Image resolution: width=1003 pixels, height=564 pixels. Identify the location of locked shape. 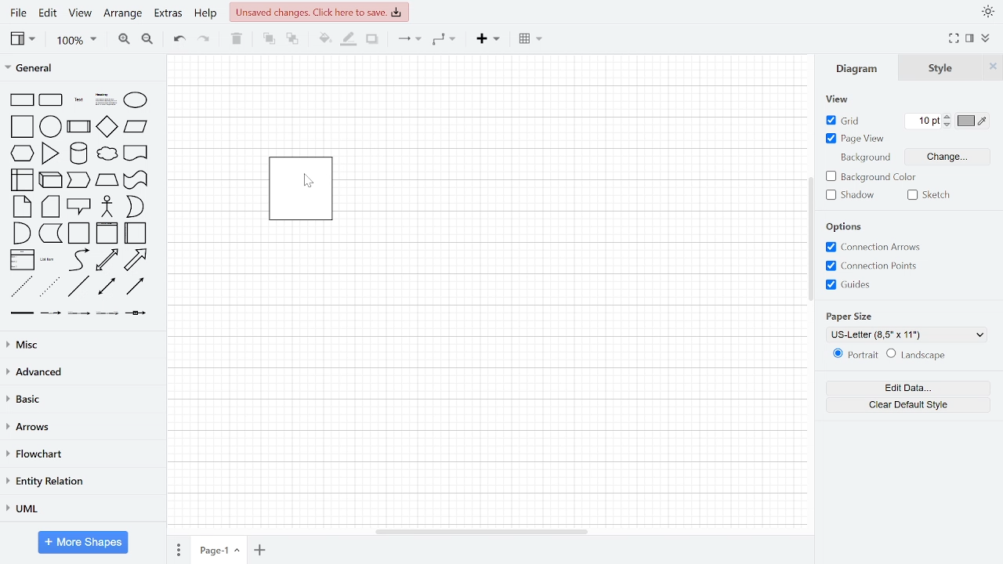
(314, 194).